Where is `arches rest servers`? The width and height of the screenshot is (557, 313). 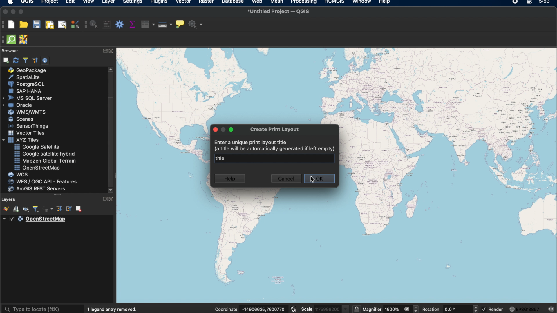
arches rest servers is located at coordinates (37, 188).